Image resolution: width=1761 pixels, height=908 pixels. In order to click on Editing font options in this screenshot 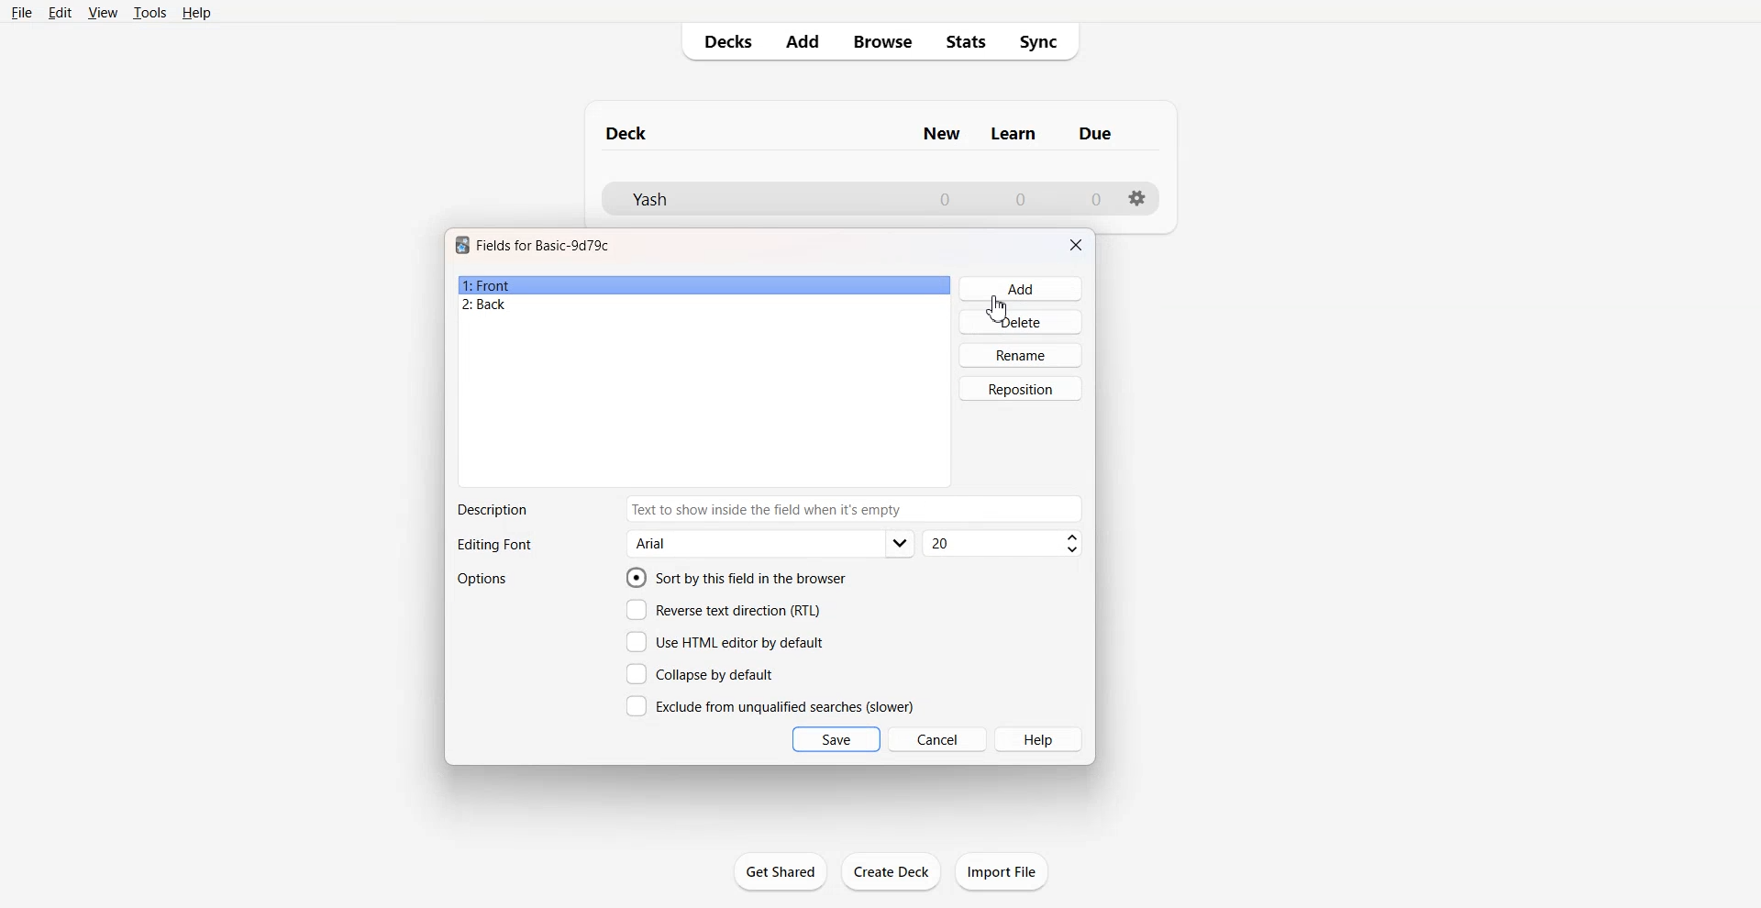, I will do `click(771, 544)`.